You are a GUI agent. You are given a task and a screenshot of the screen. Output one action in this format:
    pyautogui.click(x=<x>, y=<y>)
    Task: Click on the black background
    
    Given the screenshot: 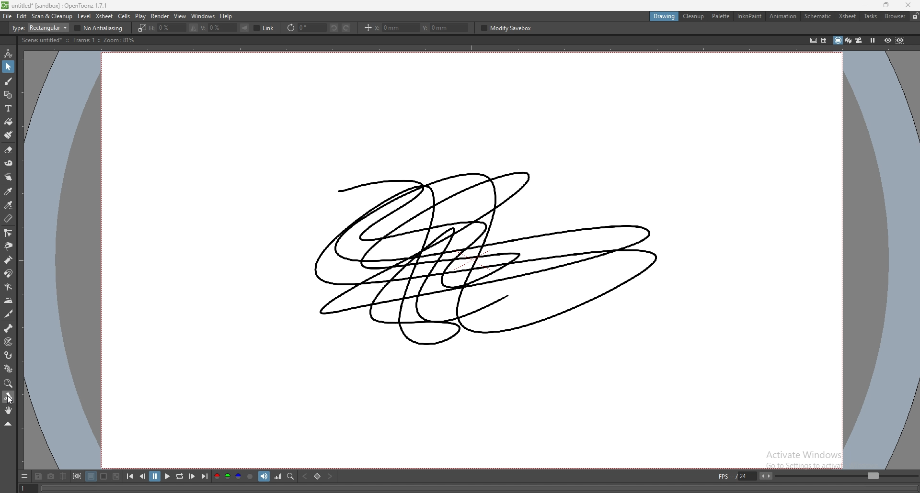 What is the action you would take?
    pyautogui.click(x=91, y=477)
    